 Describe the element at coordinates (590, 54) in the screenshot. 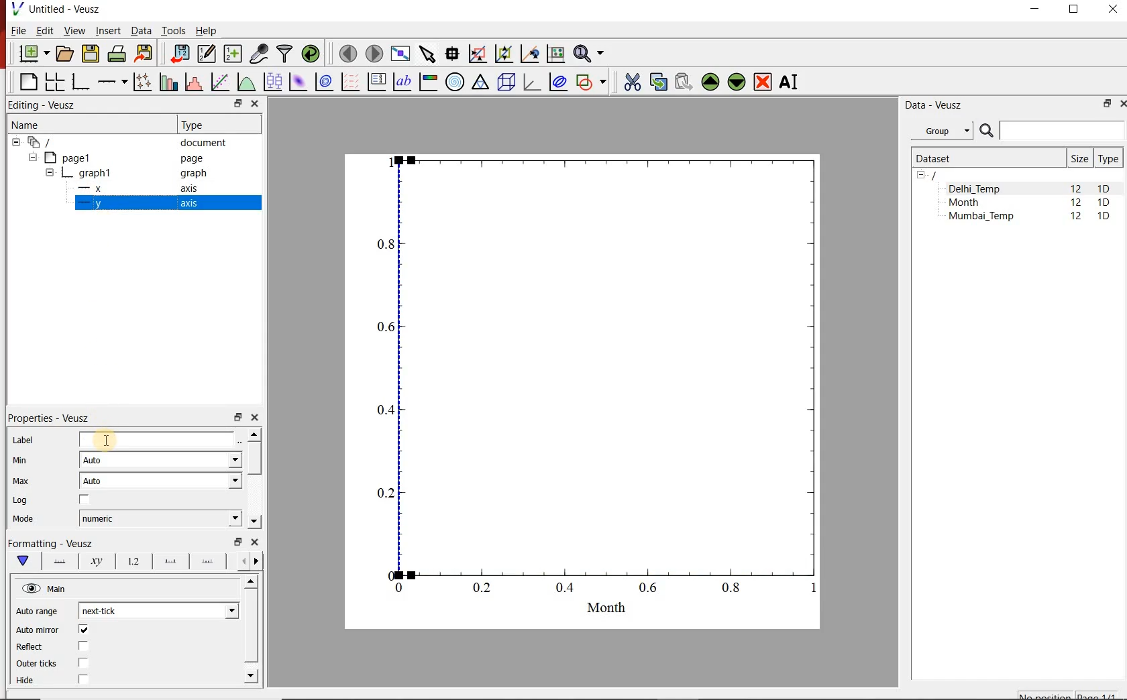

I see `zoom functions menu` at that location.